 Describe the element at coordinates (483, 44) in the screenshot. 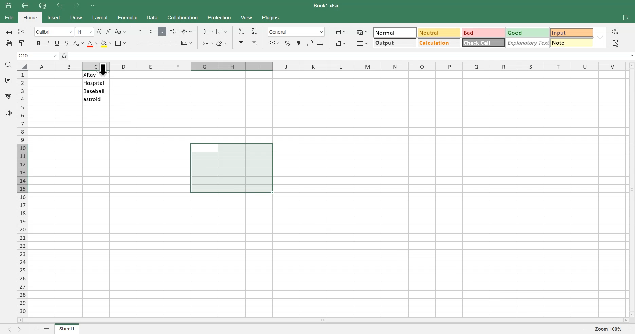

I see `Check cell` at that location.